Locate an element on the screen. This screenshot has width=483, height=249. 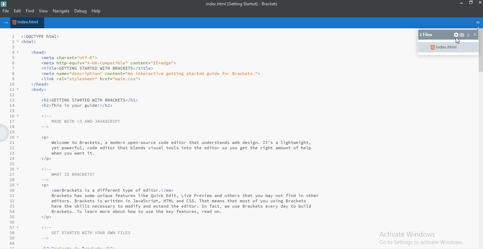
settings is located at coordinates (456, 34).